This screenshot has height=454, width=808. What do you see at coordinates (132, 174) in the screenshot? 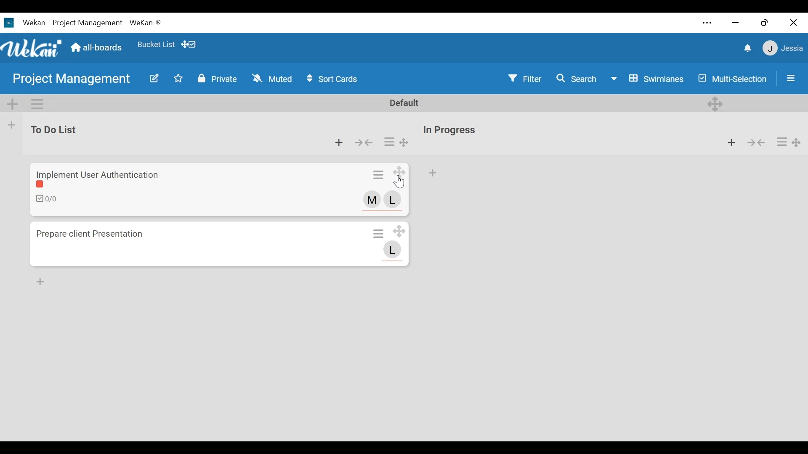
I see `Card Title` at bounding box center [132, 174].